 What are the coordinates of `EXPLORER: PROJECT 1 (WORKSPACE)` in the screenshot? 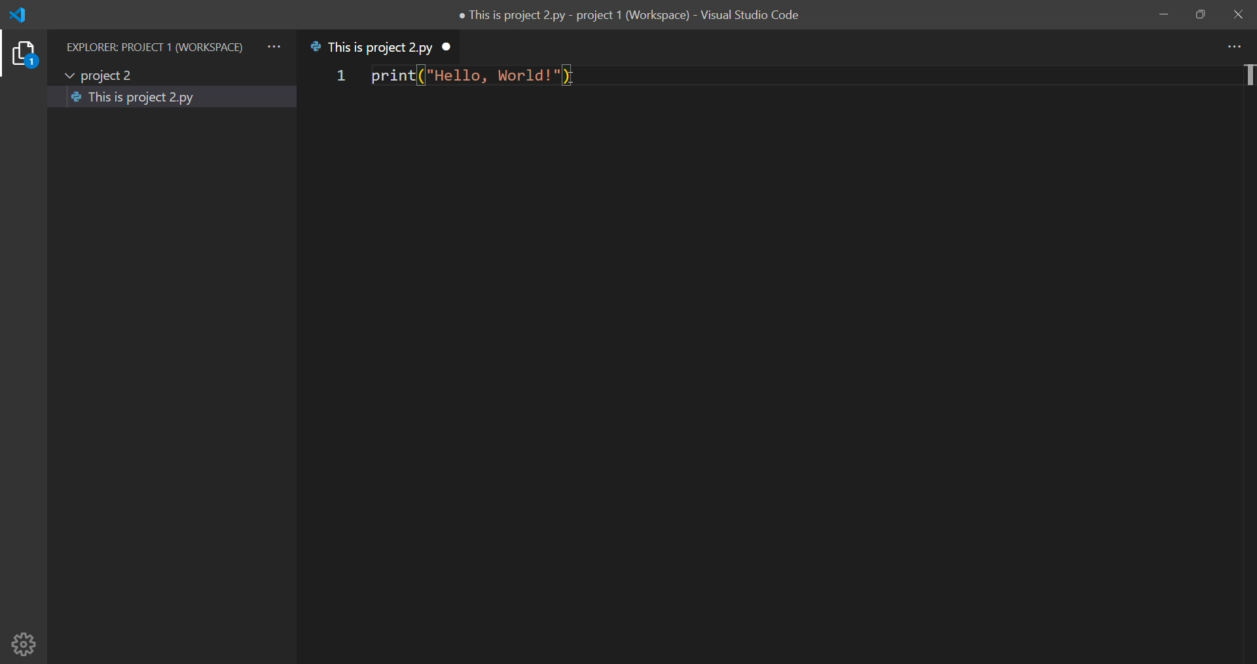 It's located at (153, 48).